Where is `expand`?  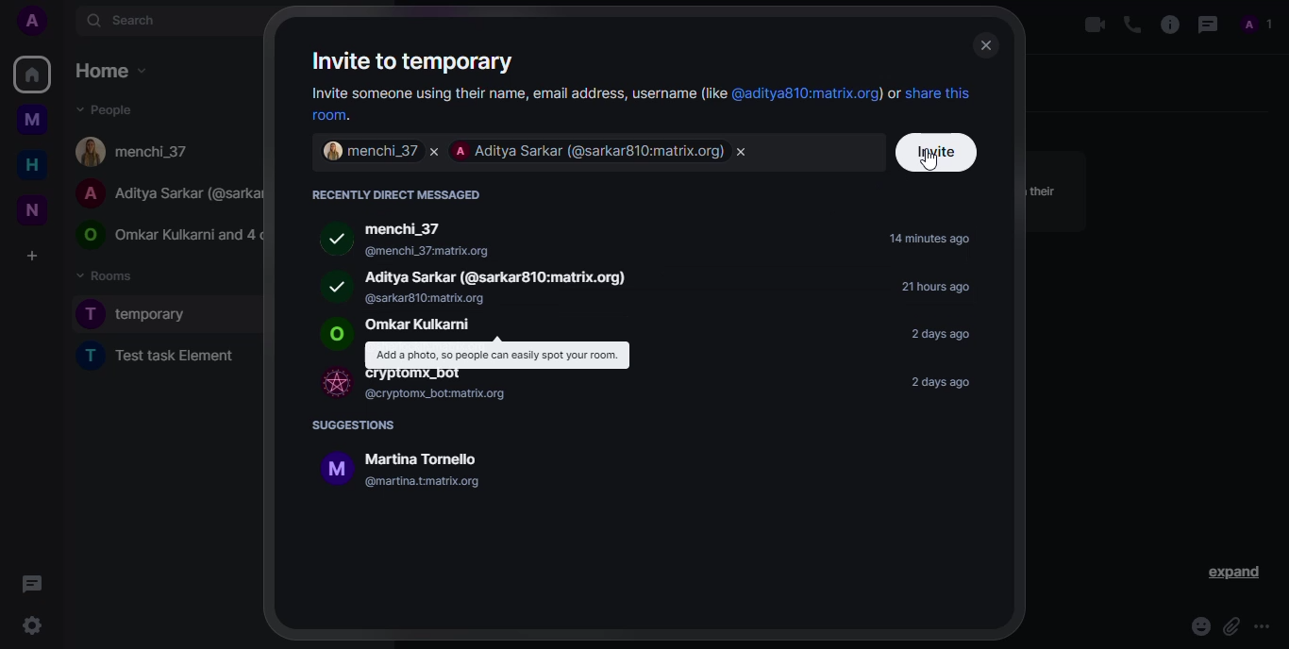 expand is located at coordinates (1231, 573).